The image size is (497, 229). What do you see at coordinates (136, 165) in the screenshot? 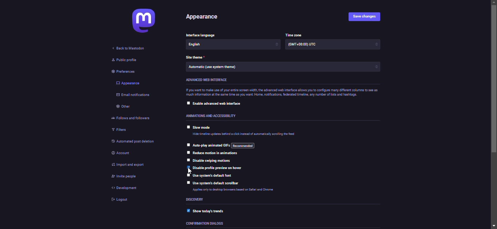
I see `import & export` at bounding box center [136, 165].